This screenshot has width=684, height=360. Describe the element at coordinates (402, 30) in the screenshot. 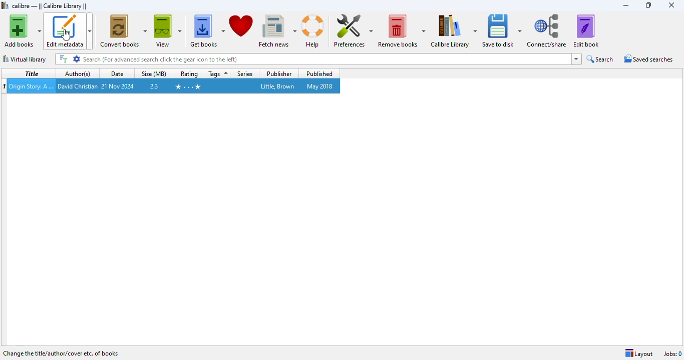

I see `remove books` at that location.